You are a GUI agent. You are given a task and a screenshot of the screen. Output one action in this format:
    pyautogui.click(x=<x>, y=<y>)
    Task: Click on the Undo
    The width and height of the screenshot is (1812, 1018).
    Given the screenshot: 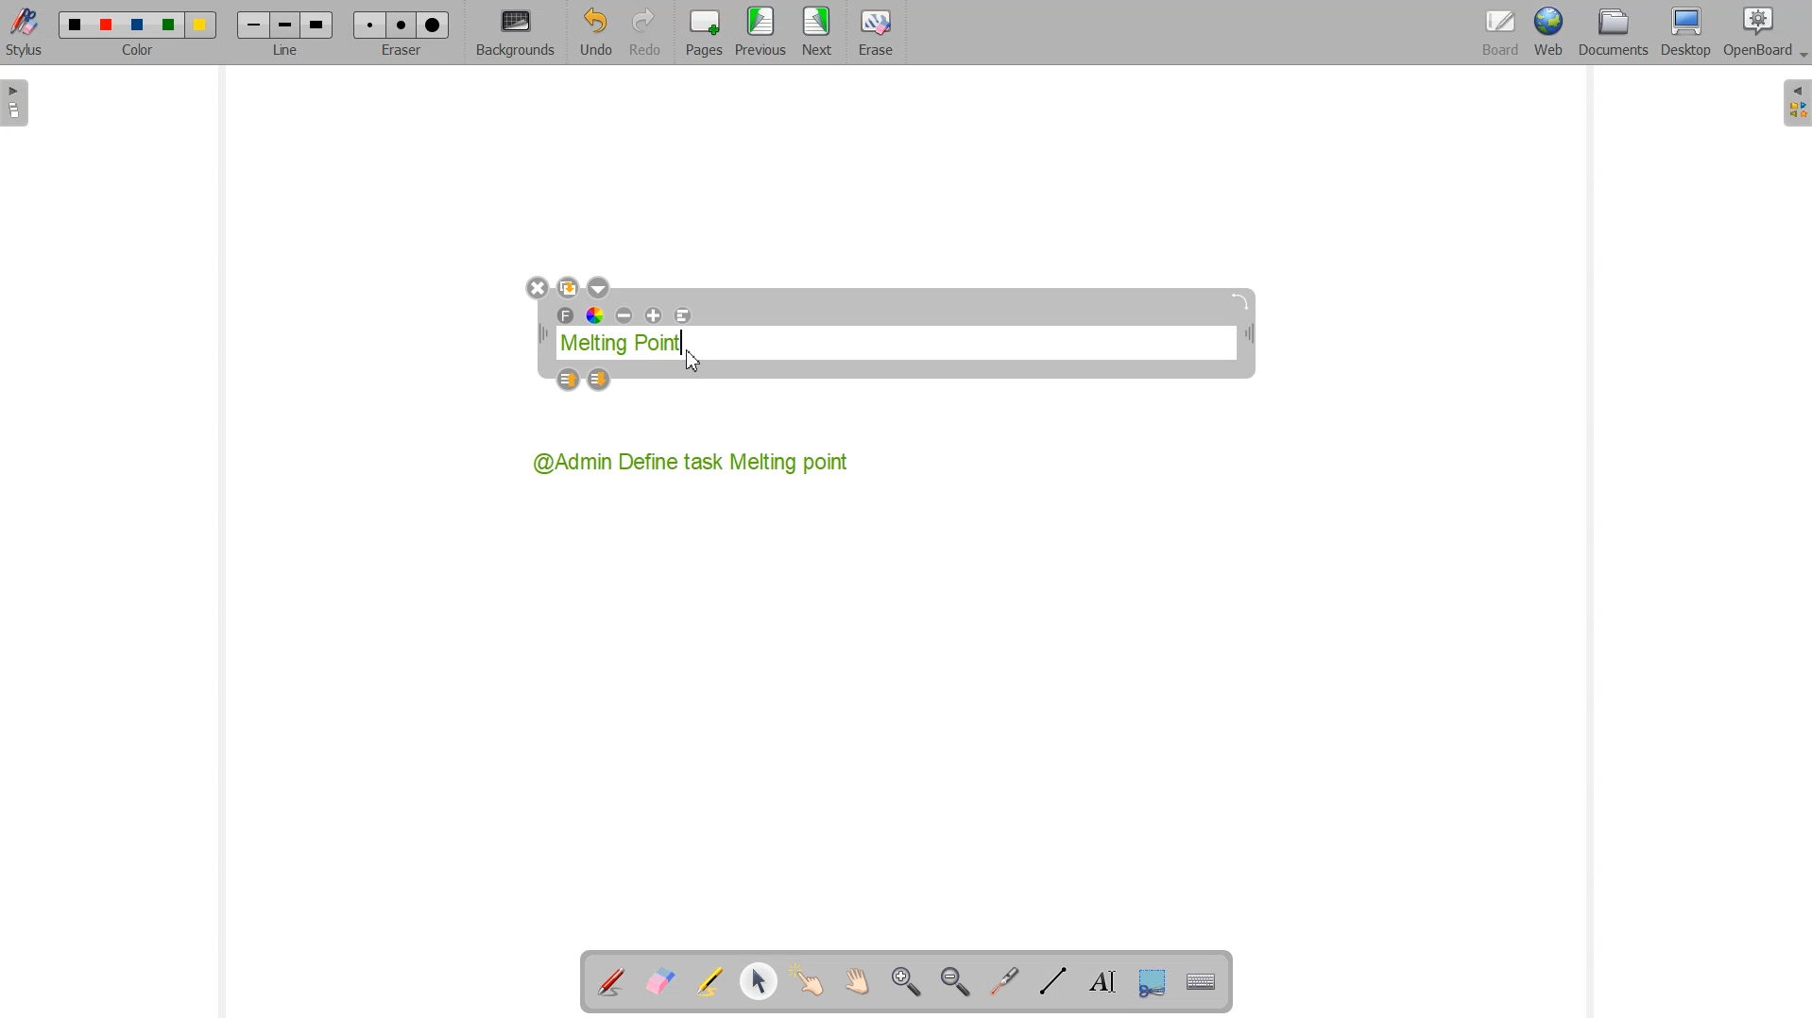 What is the action you would take?
    pyautogui.click(x=595, y=32)
    